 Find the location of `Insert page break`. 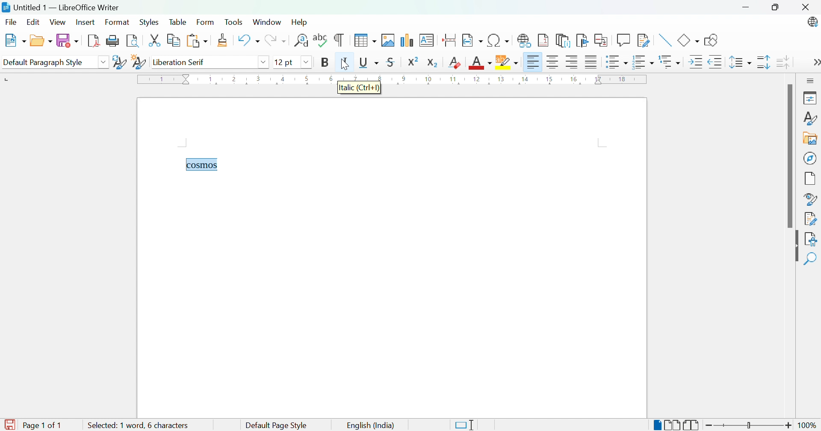

Insert page break is located at coordinates (450, 40).